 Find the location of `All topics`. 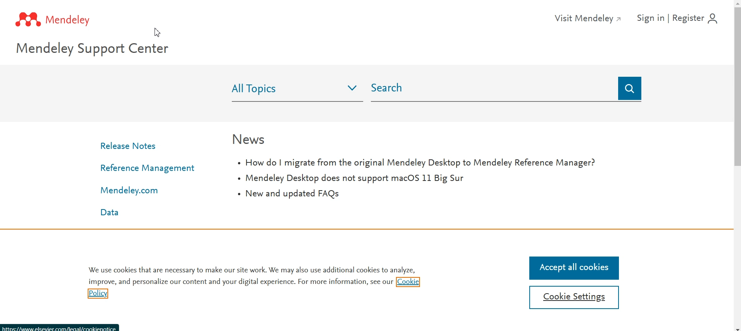

All topics is located at coordinates (297, 90).